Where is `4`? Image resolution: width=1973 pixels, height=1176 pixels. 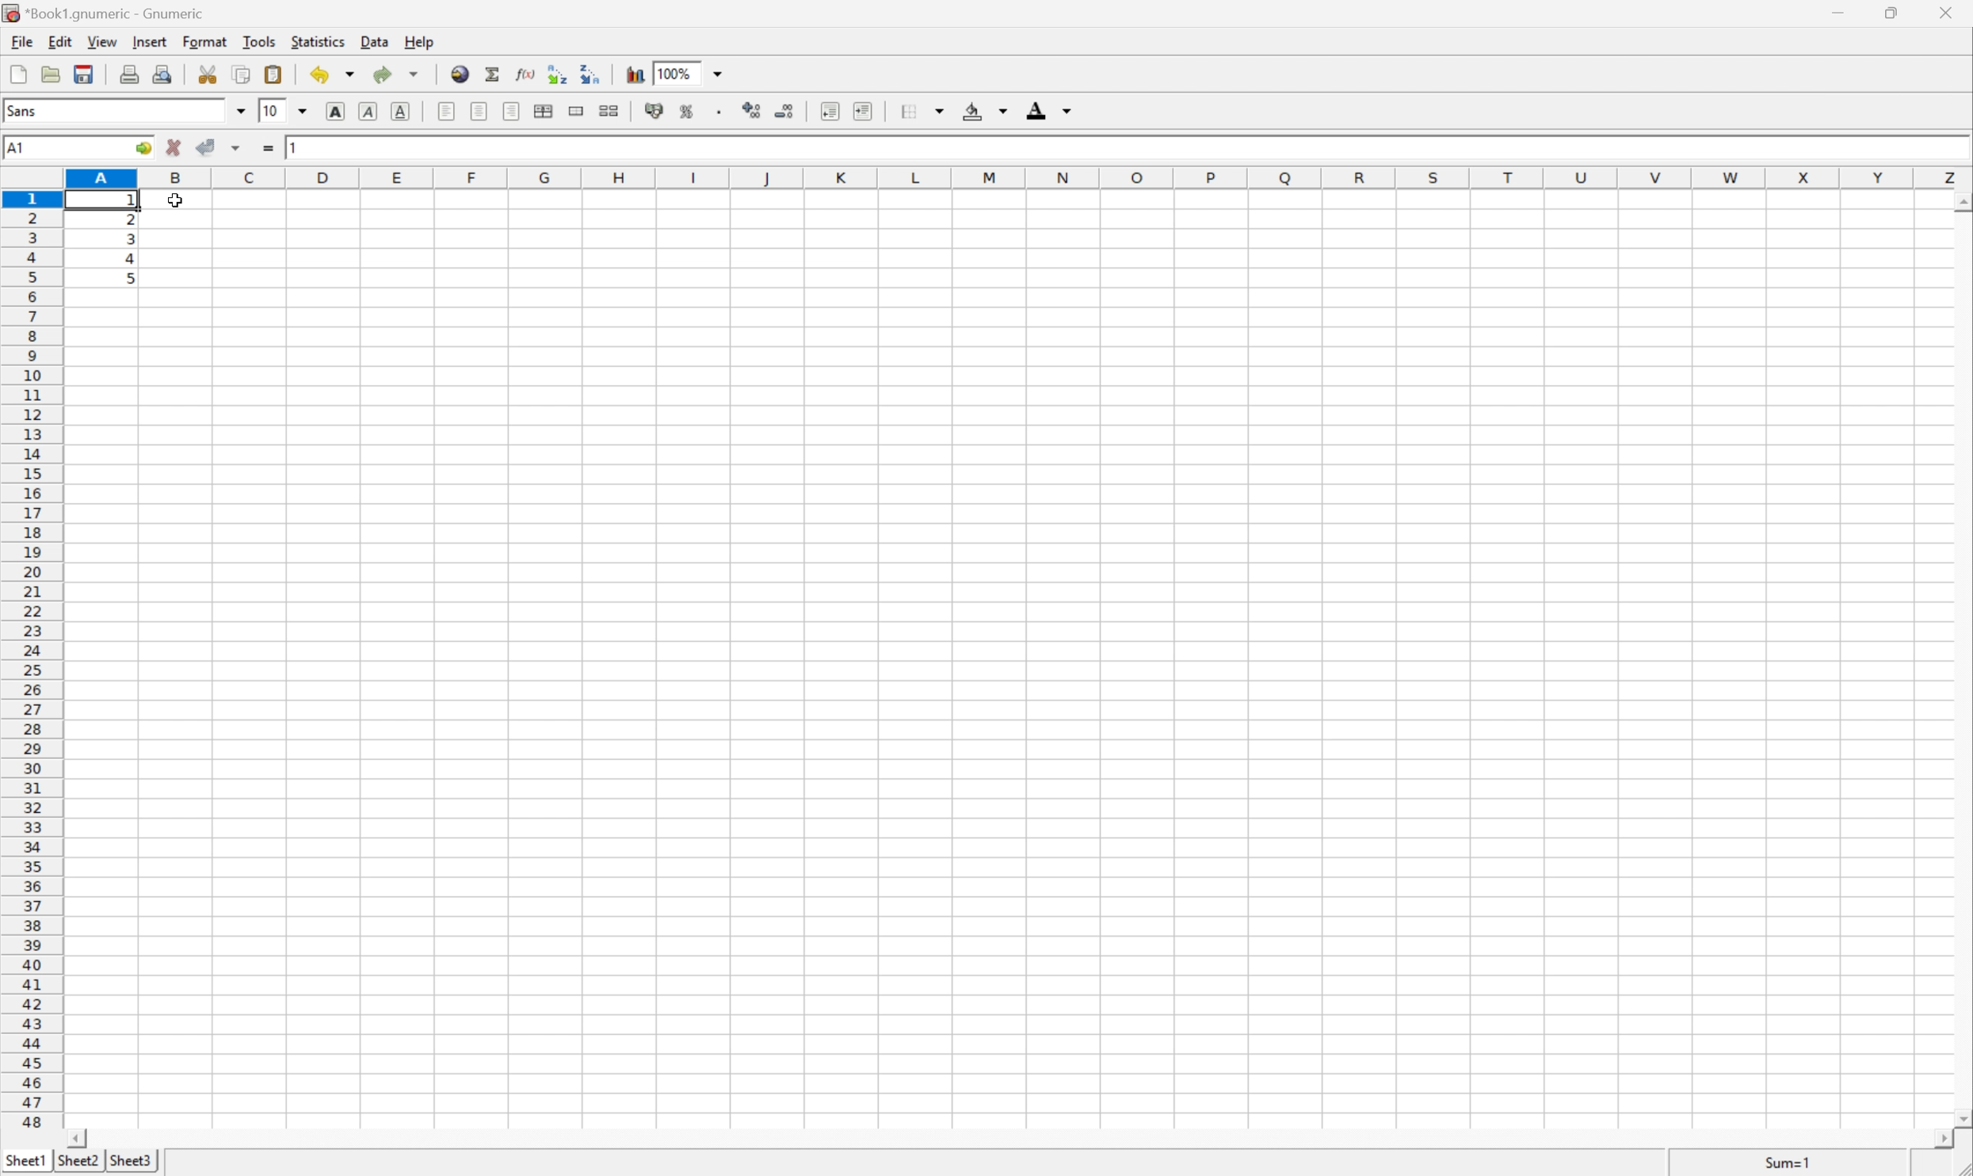
4 is located at coordinates (132, 258).